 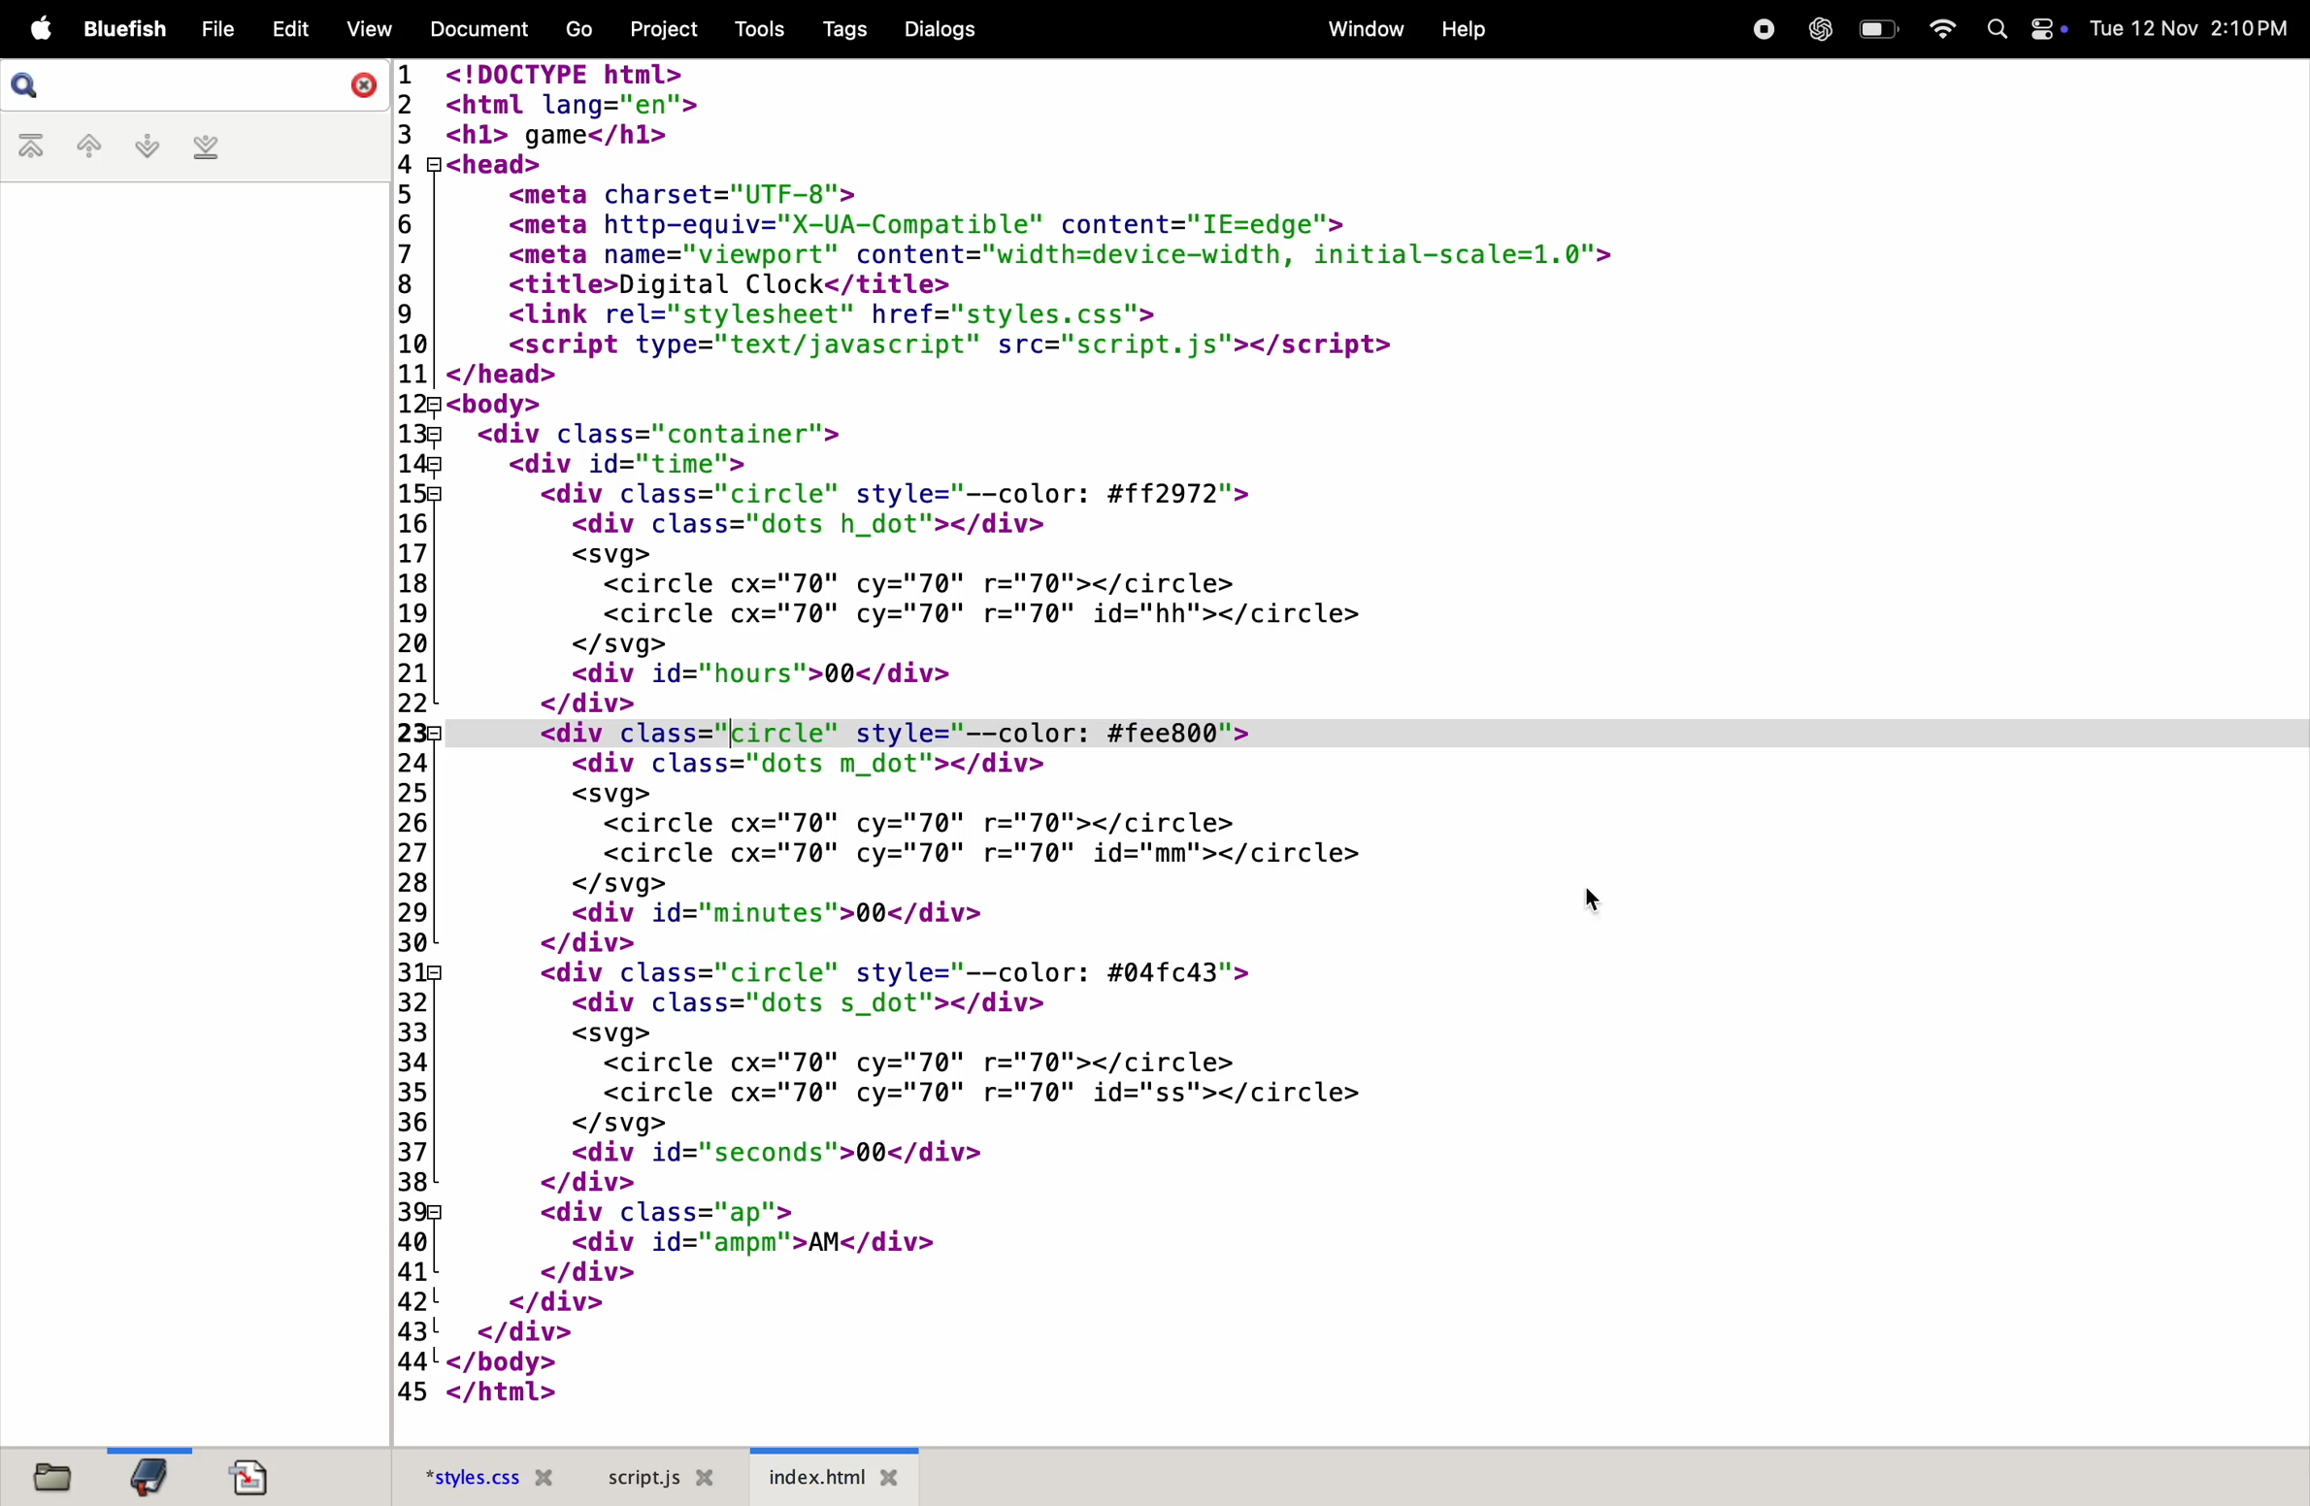 I want to click on view, so click(x=367, y=27).